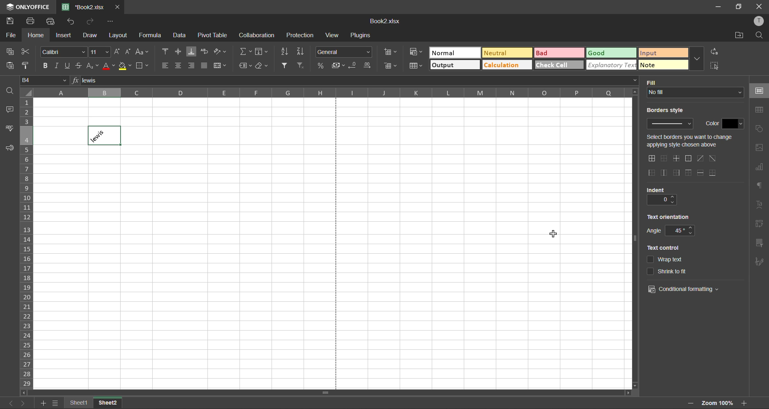  Describe the element at coordinates (676, 172) in the screenshot. I see `right outside border only` at that location.